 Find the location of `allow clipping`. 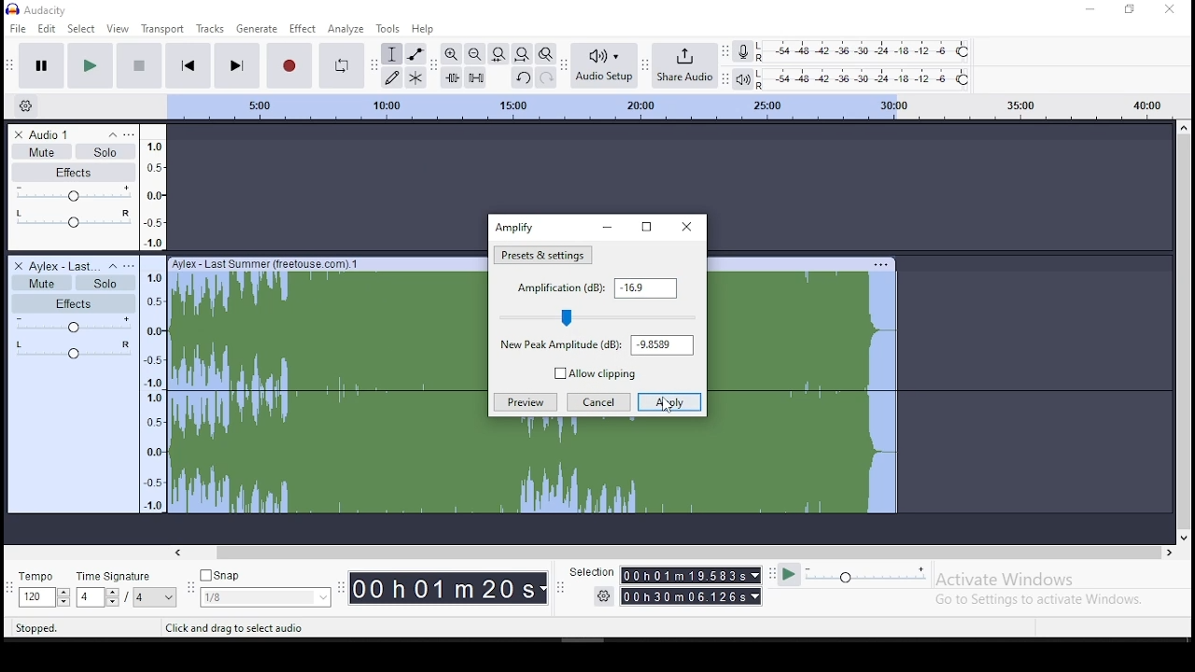

allow clipping is located at coordinates (598, 372).